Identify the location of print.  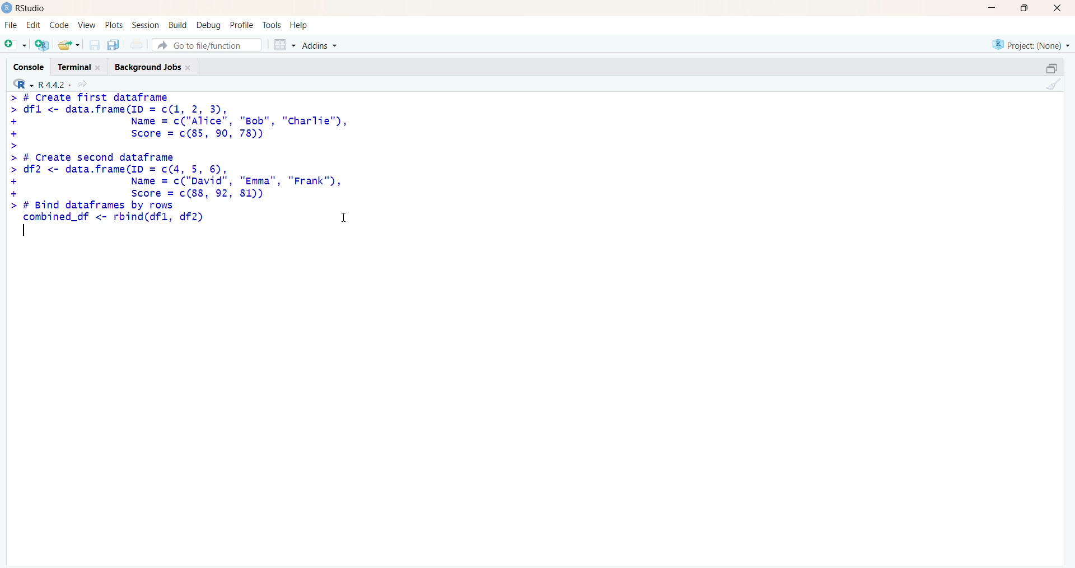
(137, 45).